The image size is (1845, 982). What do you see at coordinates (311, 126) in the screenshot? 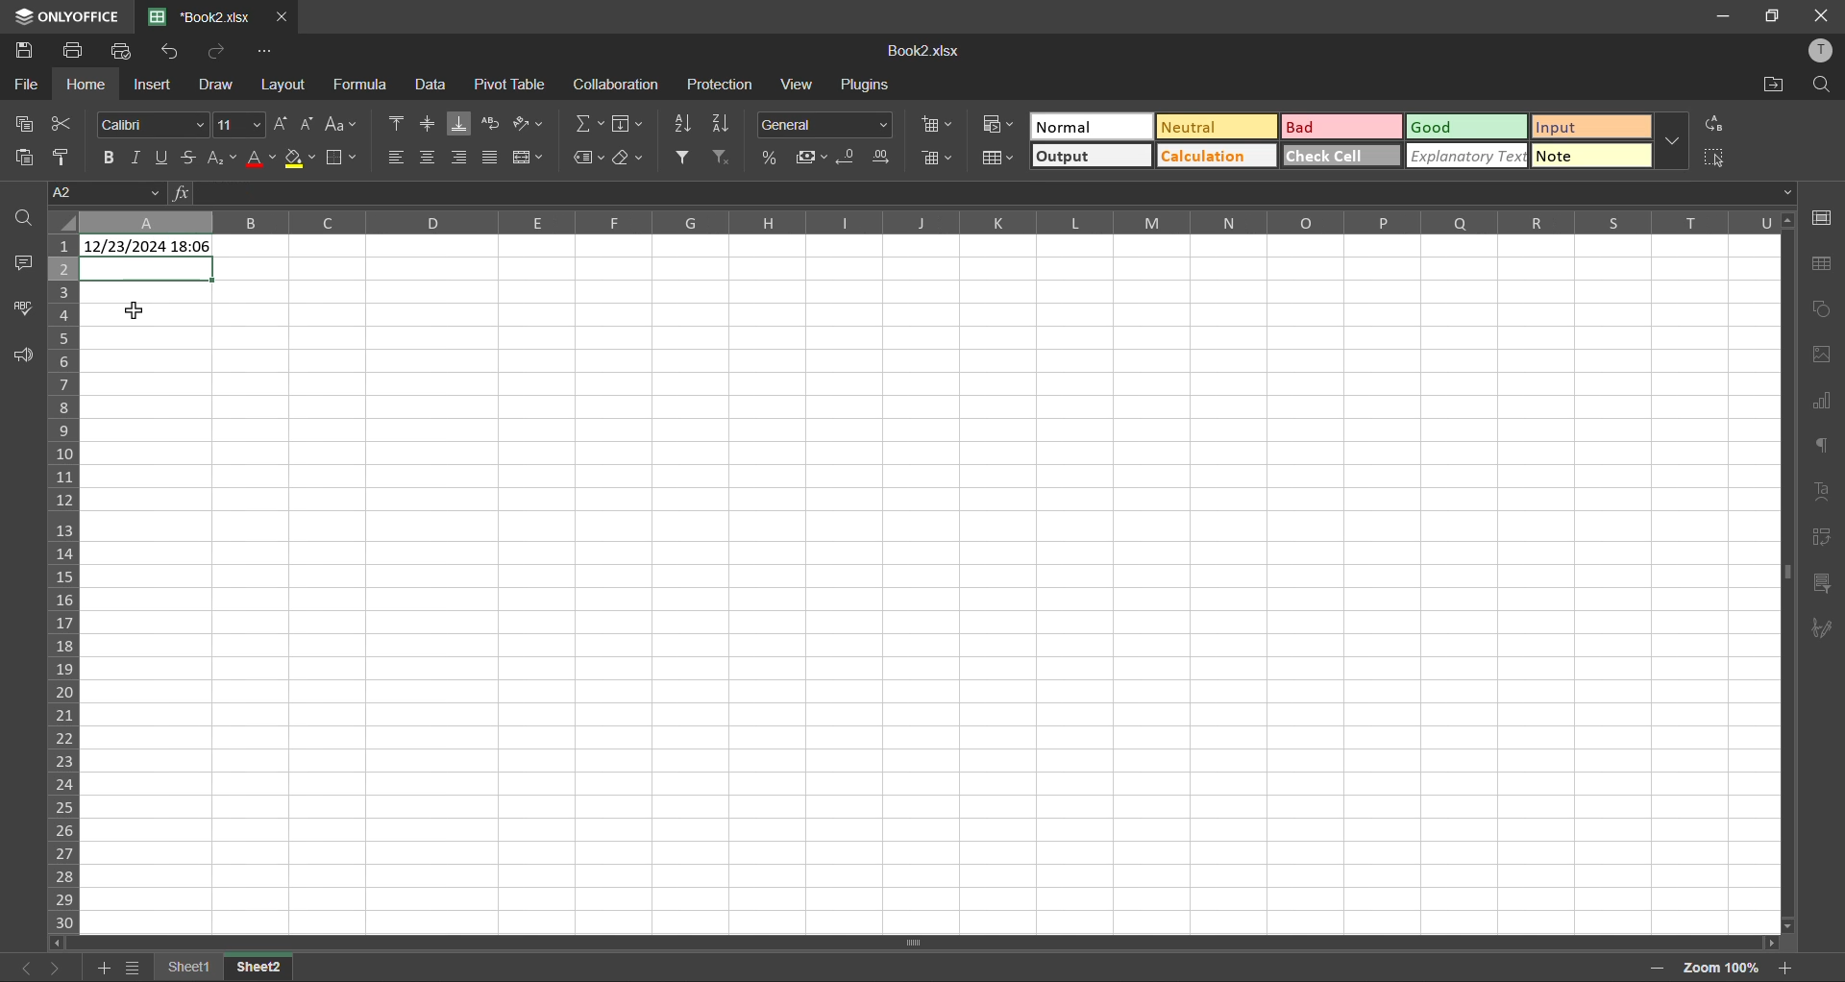
I see `decrement size` at bounding box center [311, 126].